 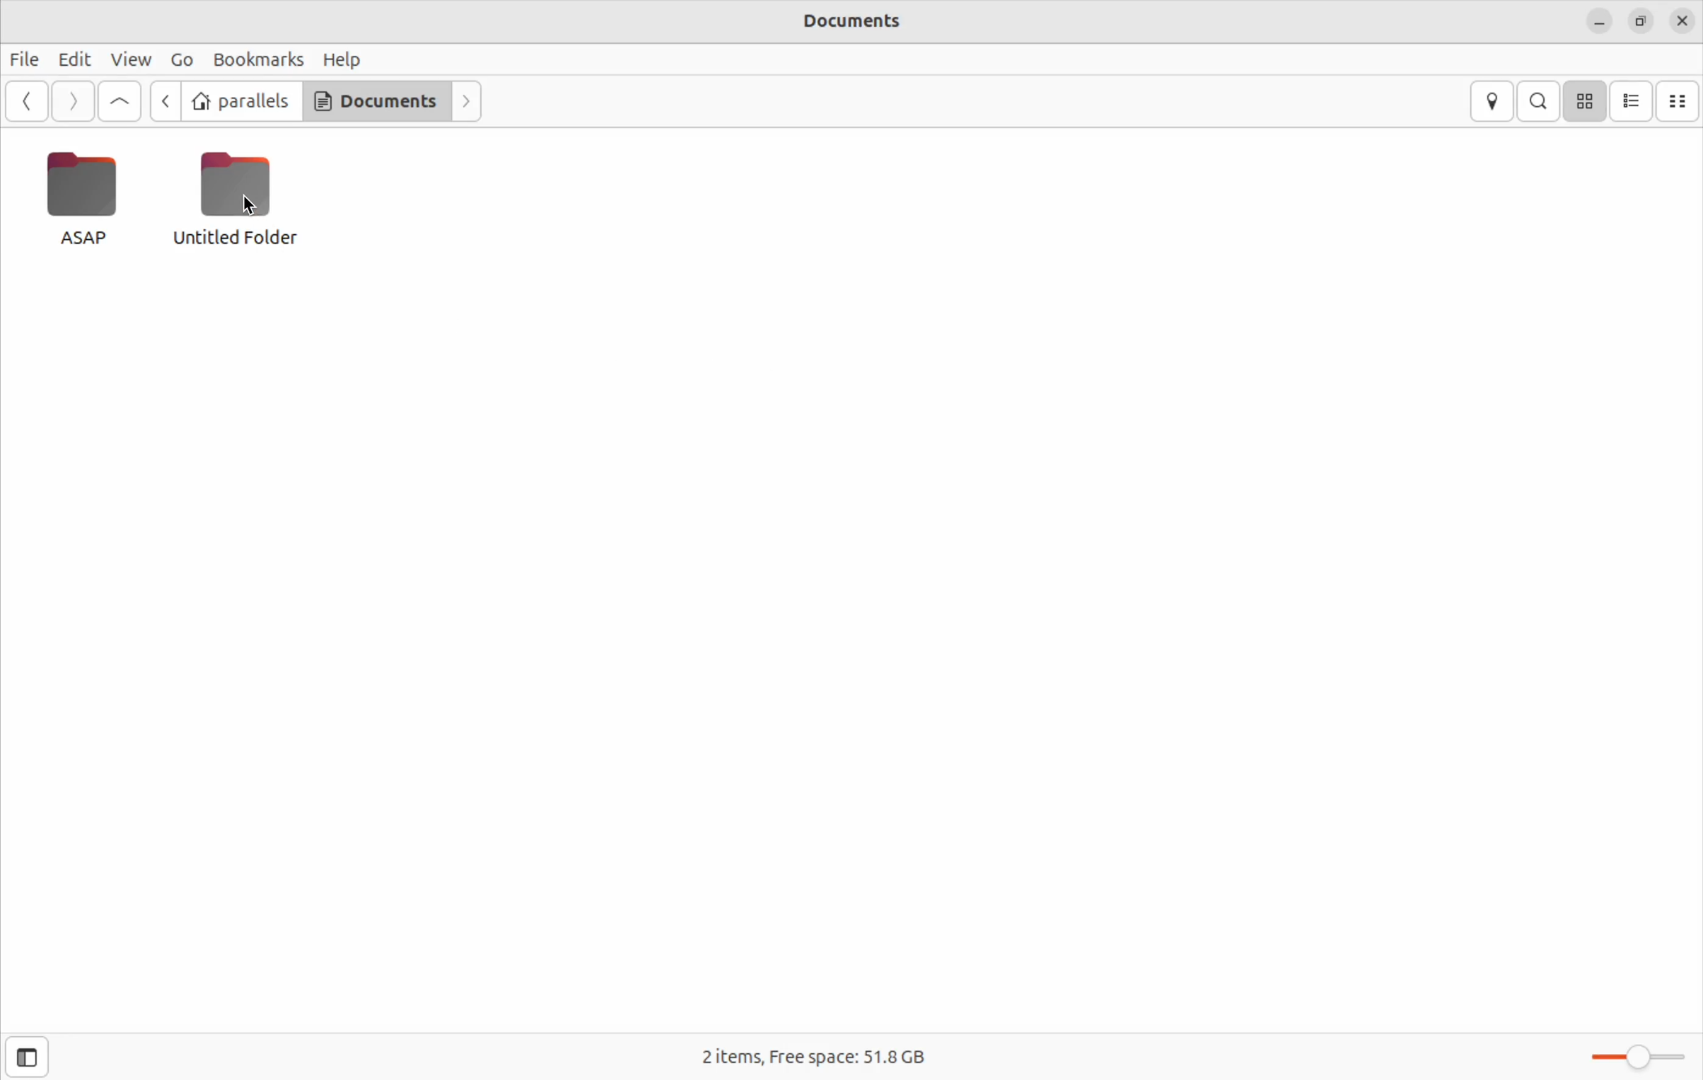 I want to click on go up, so click(x=119, y=103).